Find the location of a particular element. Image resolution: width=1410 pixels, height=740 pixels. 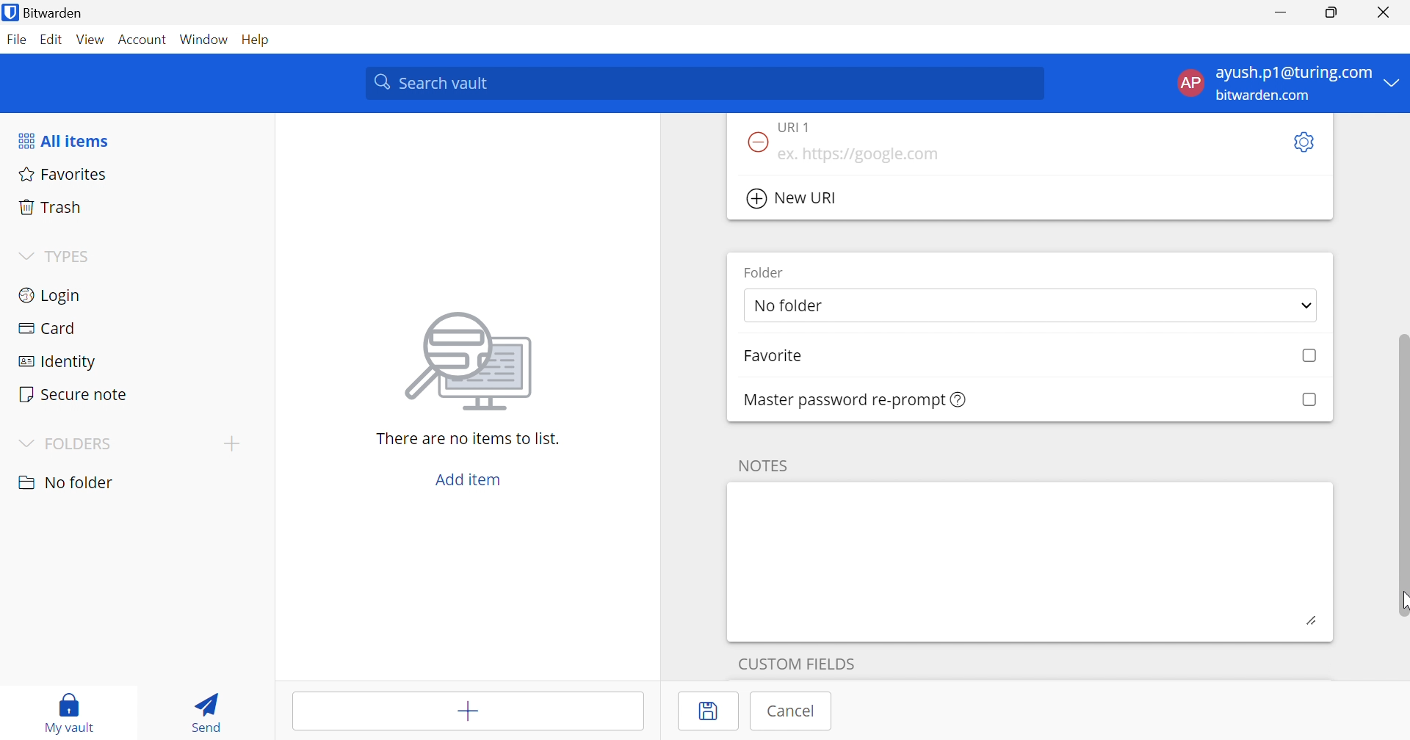

Master password re-prompt is located at coordinates (856, 400).